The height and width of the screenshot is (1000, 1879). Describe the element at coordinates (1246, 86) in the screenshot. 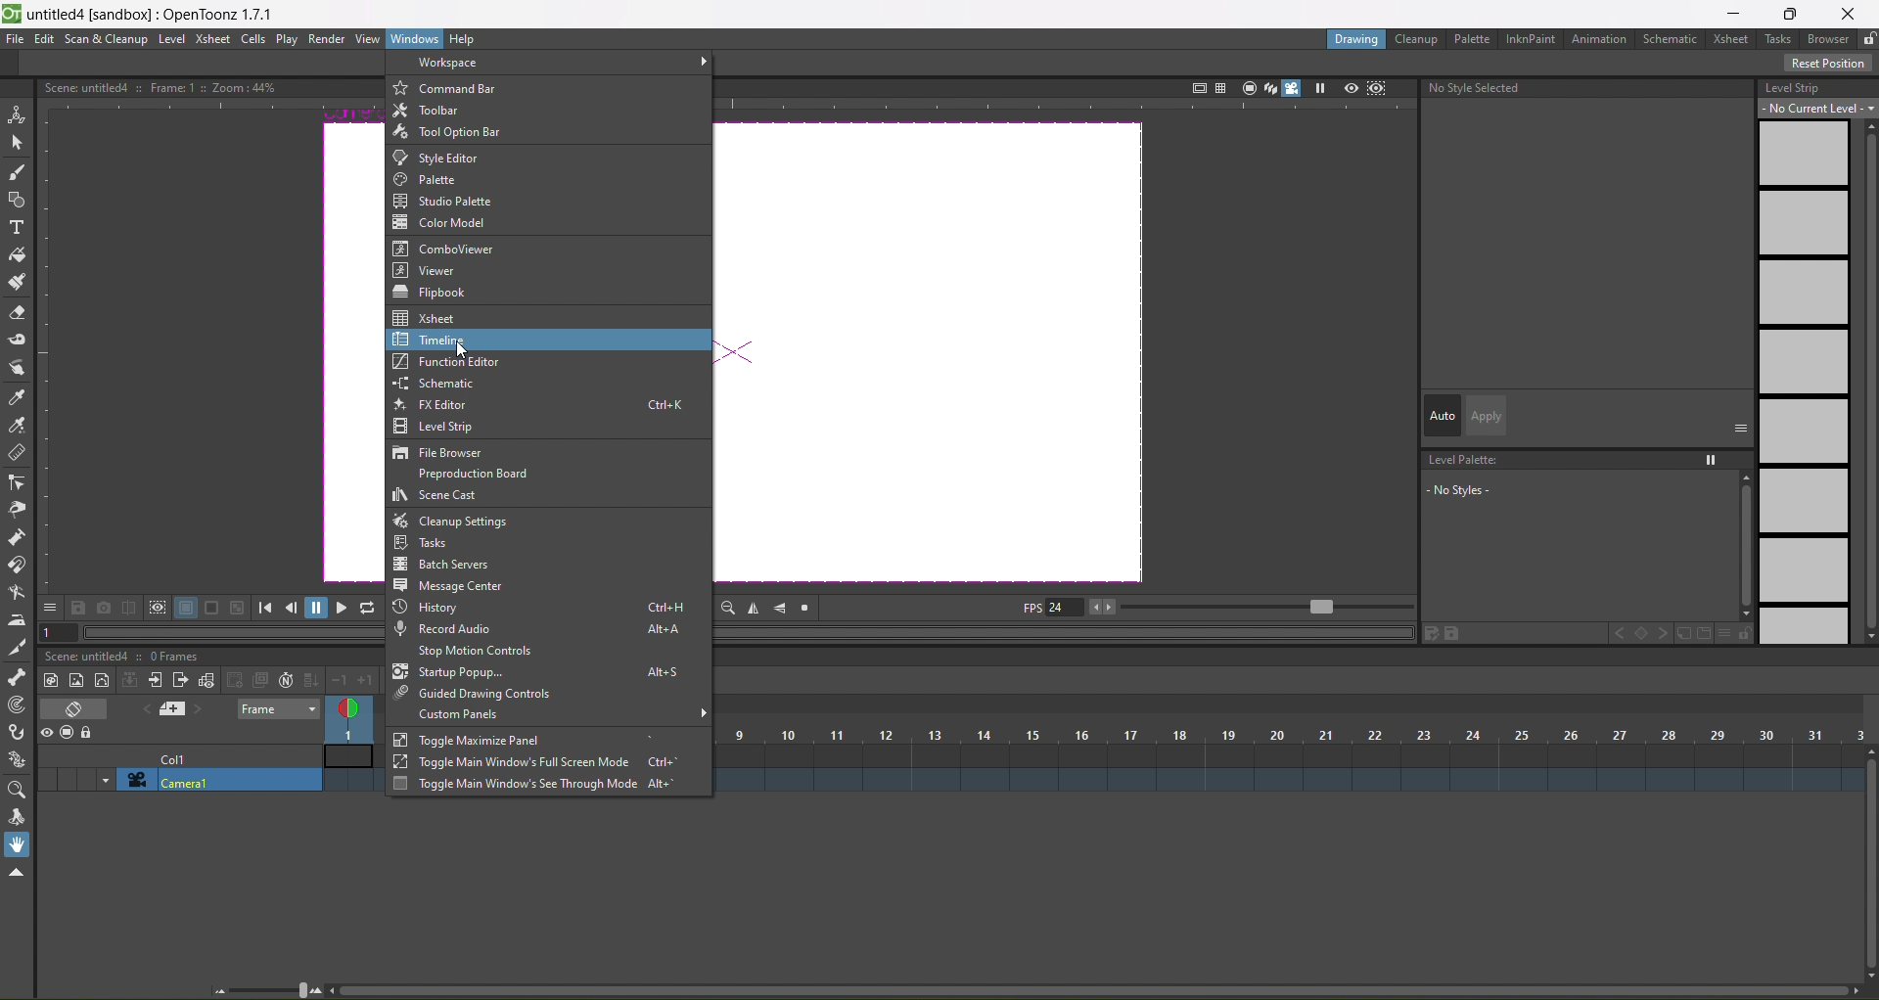

I see `camera stand view` at that location.